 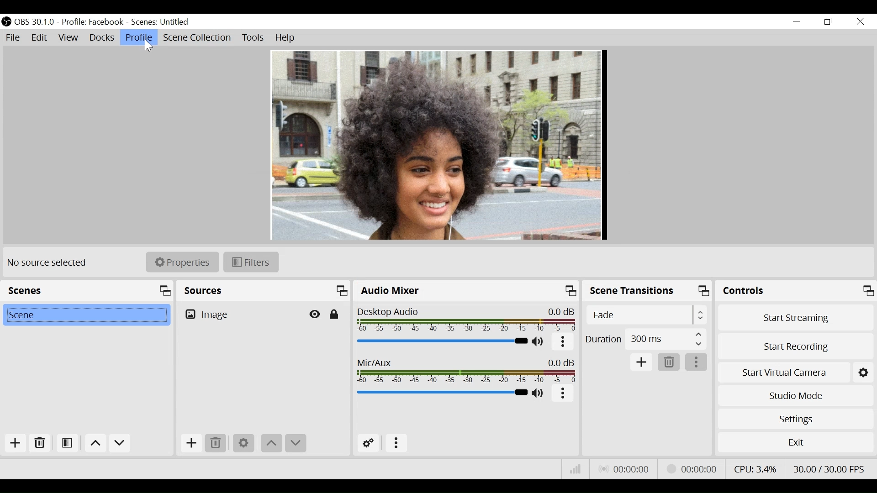 I want to click on Scenes Panel, so click(x=87, y=290).